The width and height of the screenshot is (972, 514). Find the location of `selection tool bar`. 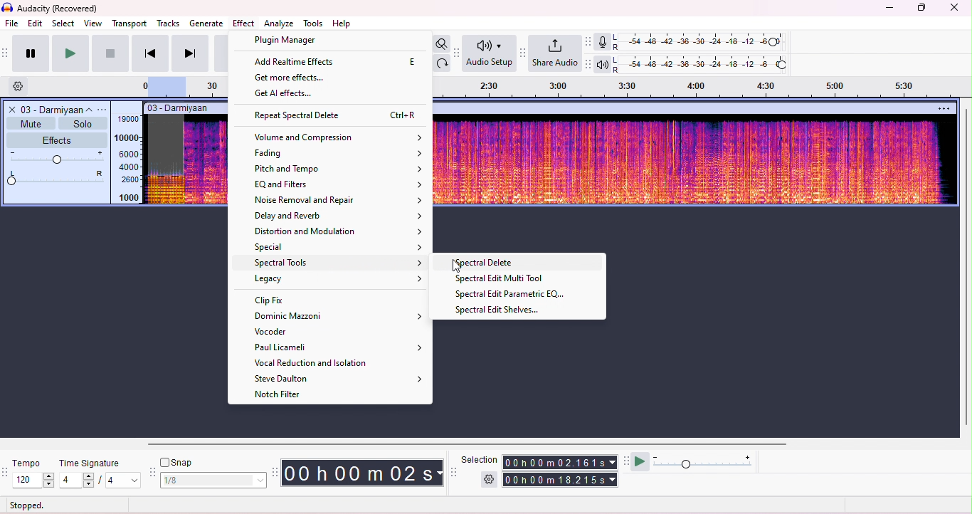

selection tool bar is located at coordinates (454, 472).